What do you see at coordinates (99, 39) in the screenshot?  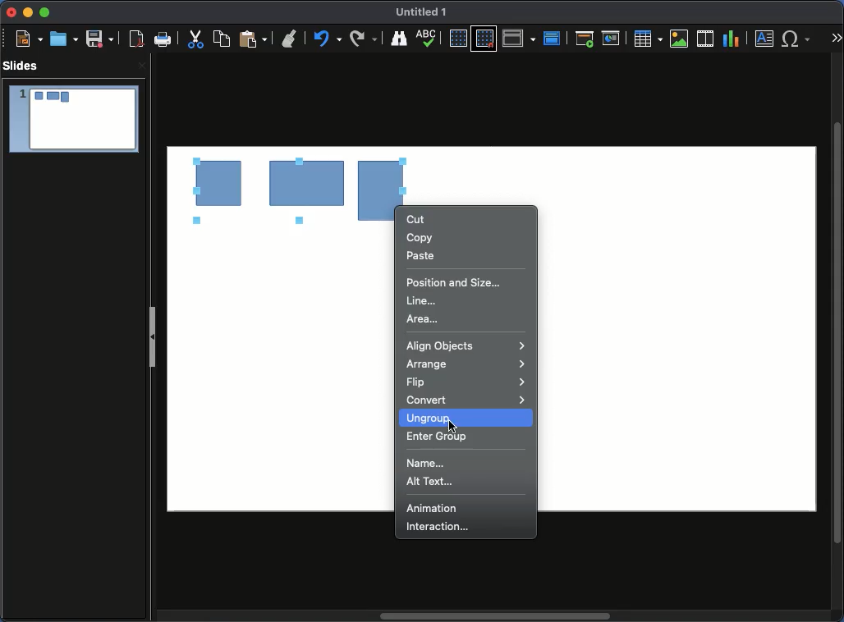 I see `Save` at bounding box center [99, 39].